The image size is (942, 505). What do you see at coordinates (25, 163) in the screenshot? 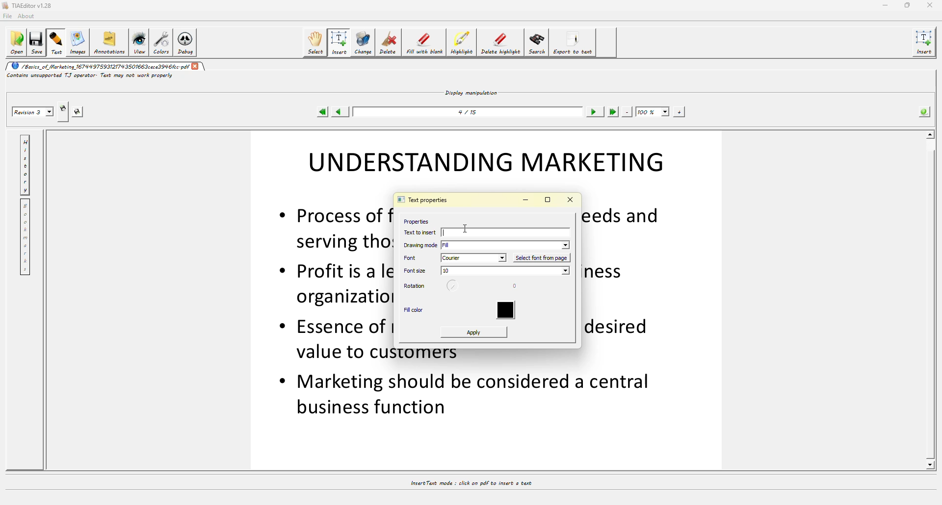
I see `history` at bounding box center [25, 163].